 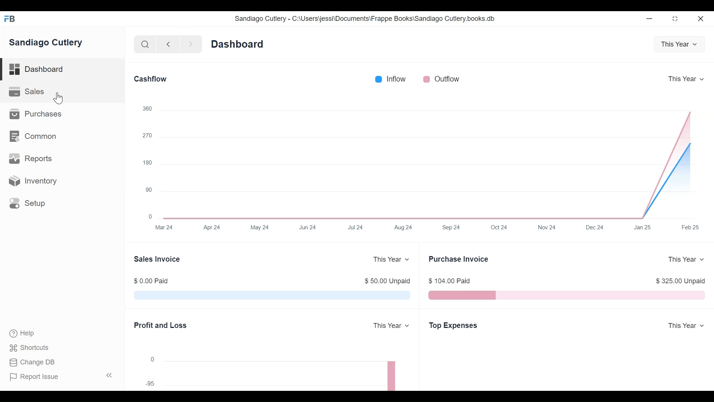 I want to click on Jun 24, so click(x=307, y=227).